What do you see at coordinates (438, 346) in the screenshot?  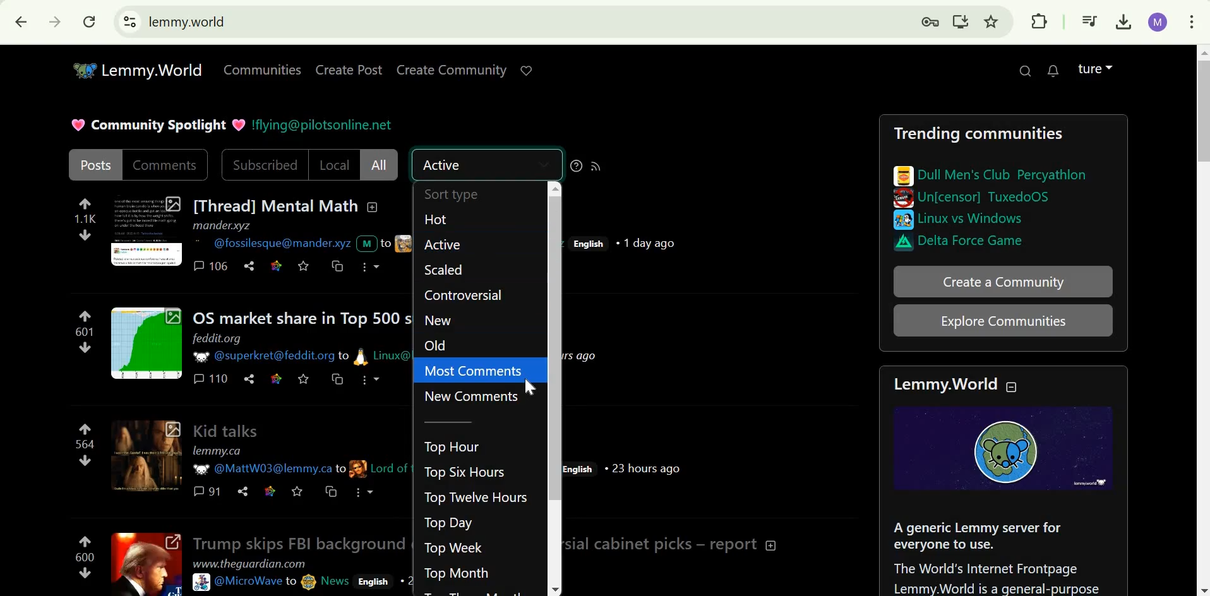 I see `Old` at bounding box center [438, 346].